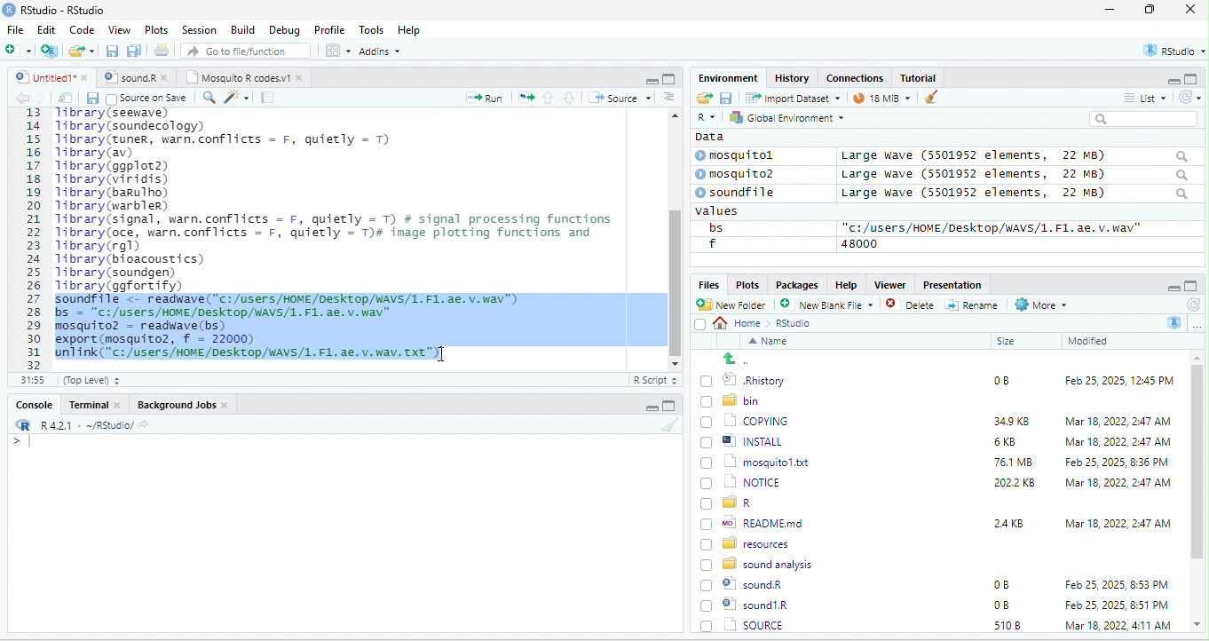 This screenshot has height=641, width=1209. What do you see at coordinates (651, 80) in the screenshot?
I see `minimize` at bounding box center [651, 80].